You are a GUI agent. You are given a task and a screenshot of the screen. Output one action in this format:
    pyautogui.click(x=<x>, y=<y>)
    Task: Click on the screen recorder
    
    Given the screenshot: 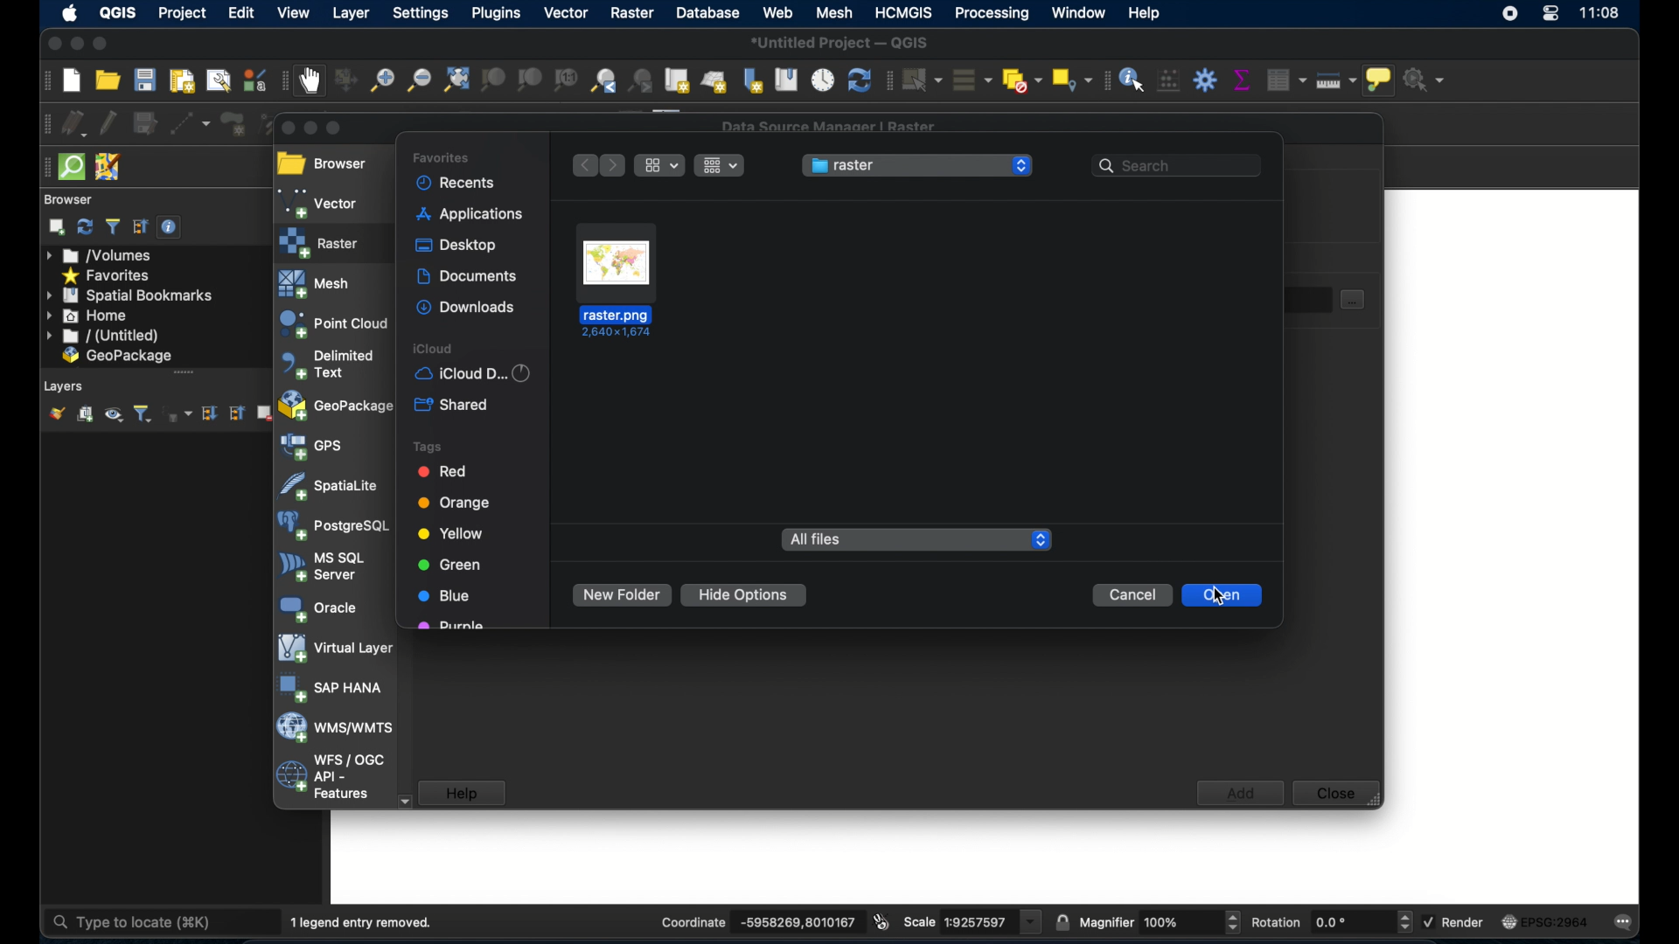 What is the action you would take?
    pyautogui.click(x=1512, y=17)
    